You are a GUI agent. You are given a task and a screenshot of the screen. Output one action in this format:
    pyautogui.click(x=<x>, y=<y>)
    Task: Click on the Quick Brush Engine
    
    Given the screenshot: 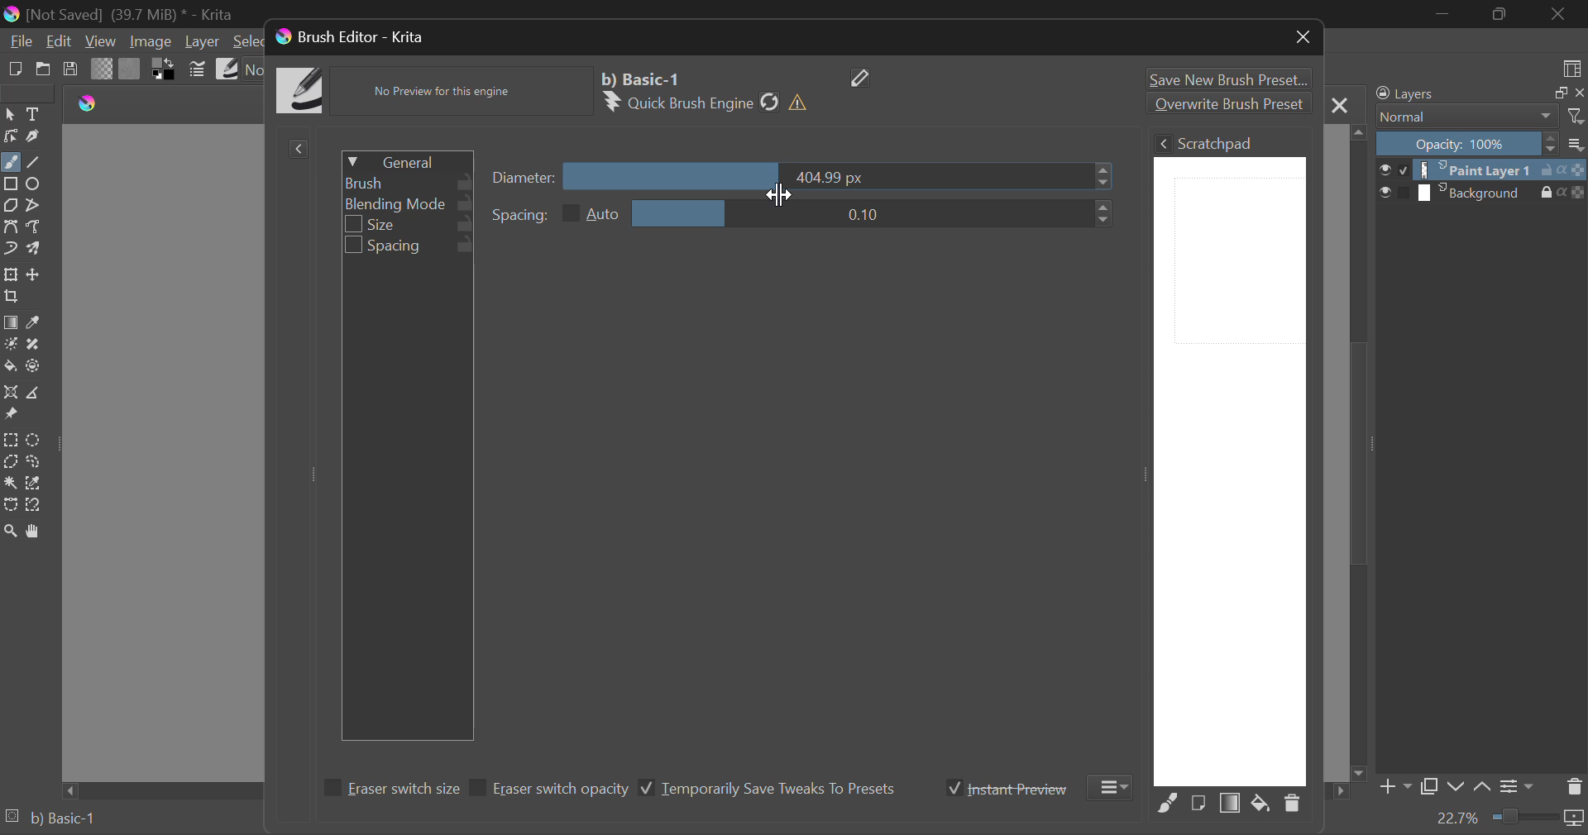 What is the action you would take?
    pyautogui.click(x=709, y=103)
    